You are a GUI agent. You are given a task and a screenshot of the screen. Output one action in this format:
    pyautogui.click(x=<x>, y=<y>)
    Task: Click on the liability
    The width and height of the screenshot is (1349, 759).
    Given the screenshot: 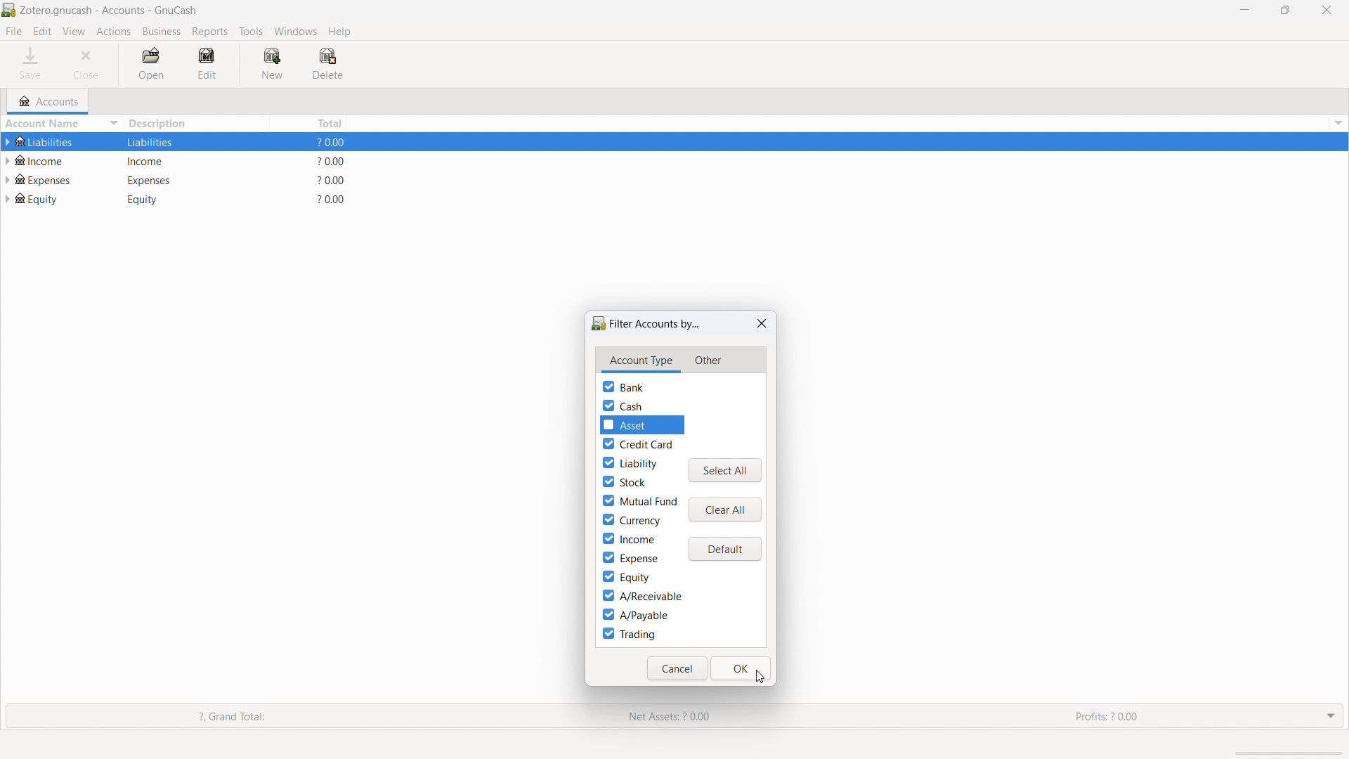 What is the action you would take?
    pyautogui.click(x=630, y=462)
    